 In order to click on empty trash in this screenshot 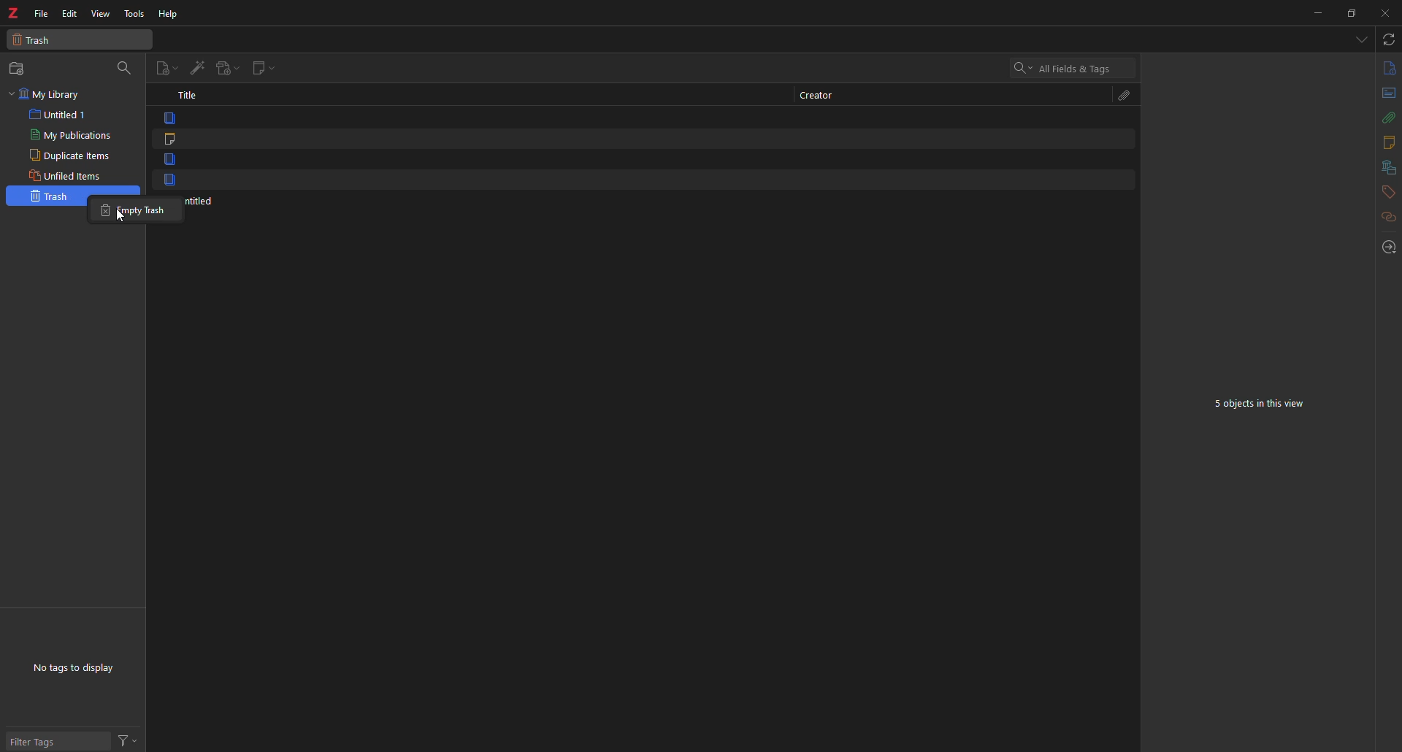, I will do `click(136, 209)`.